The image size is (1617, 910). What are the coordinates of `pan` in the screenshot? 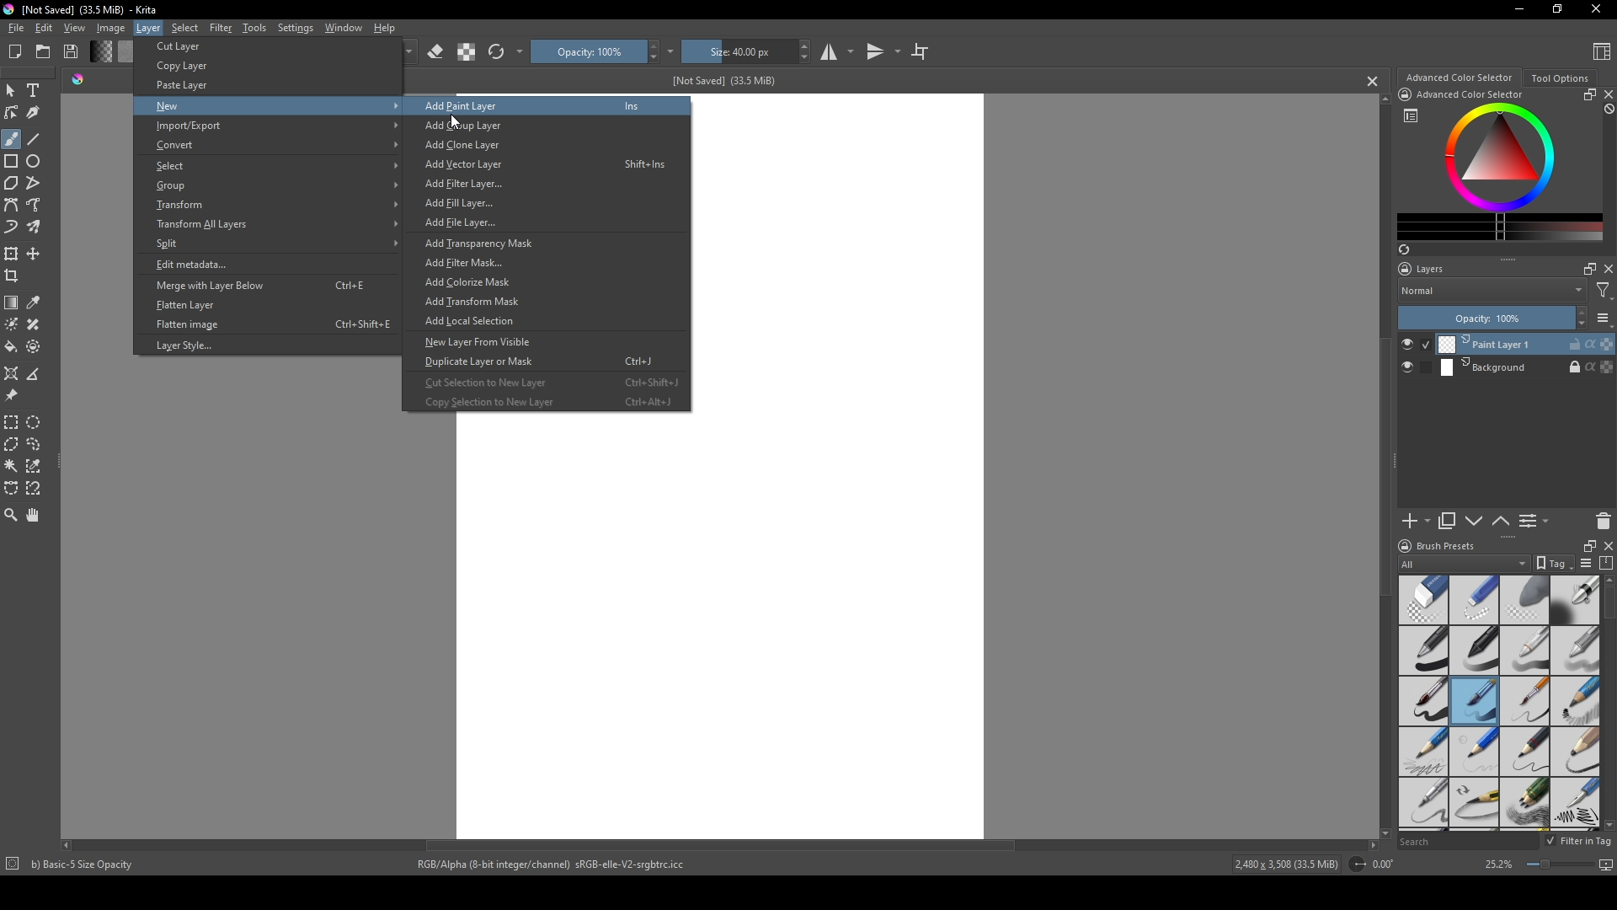 It's located at (35, 515).